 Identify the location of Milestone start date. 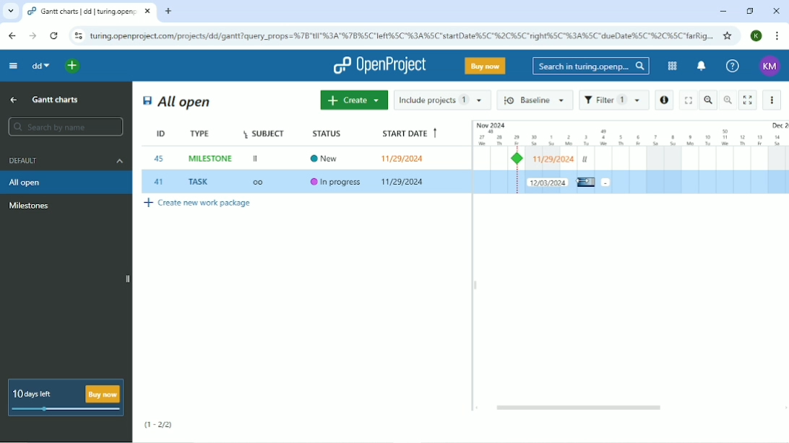
(554, 159).